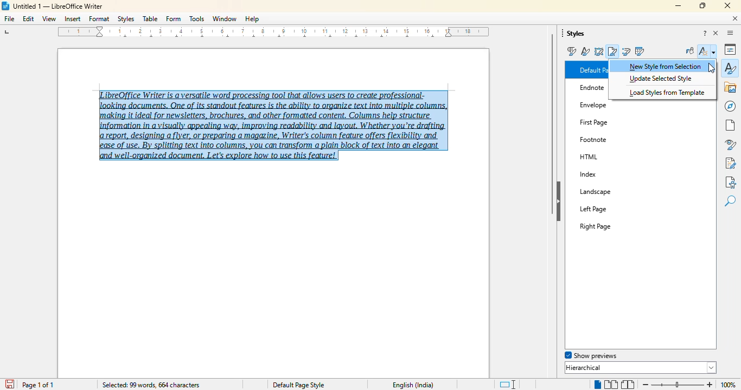 The width and height of the screenshot is (741, 390). I want to click on Envelope, so click(595, 103).